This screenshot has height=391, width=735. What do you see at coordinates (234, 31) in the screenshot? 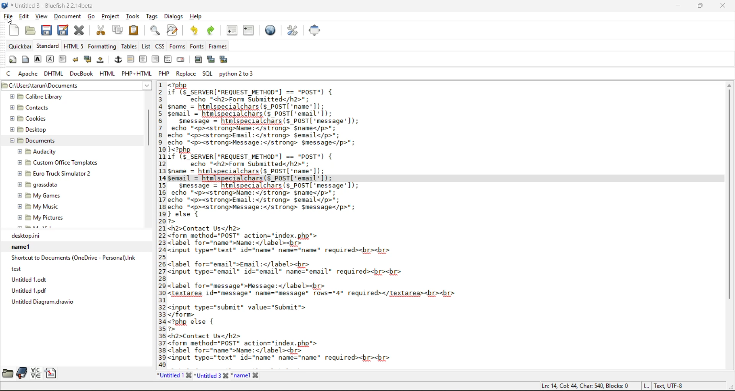
I see `unindent ` at bounding box center [234, 31].